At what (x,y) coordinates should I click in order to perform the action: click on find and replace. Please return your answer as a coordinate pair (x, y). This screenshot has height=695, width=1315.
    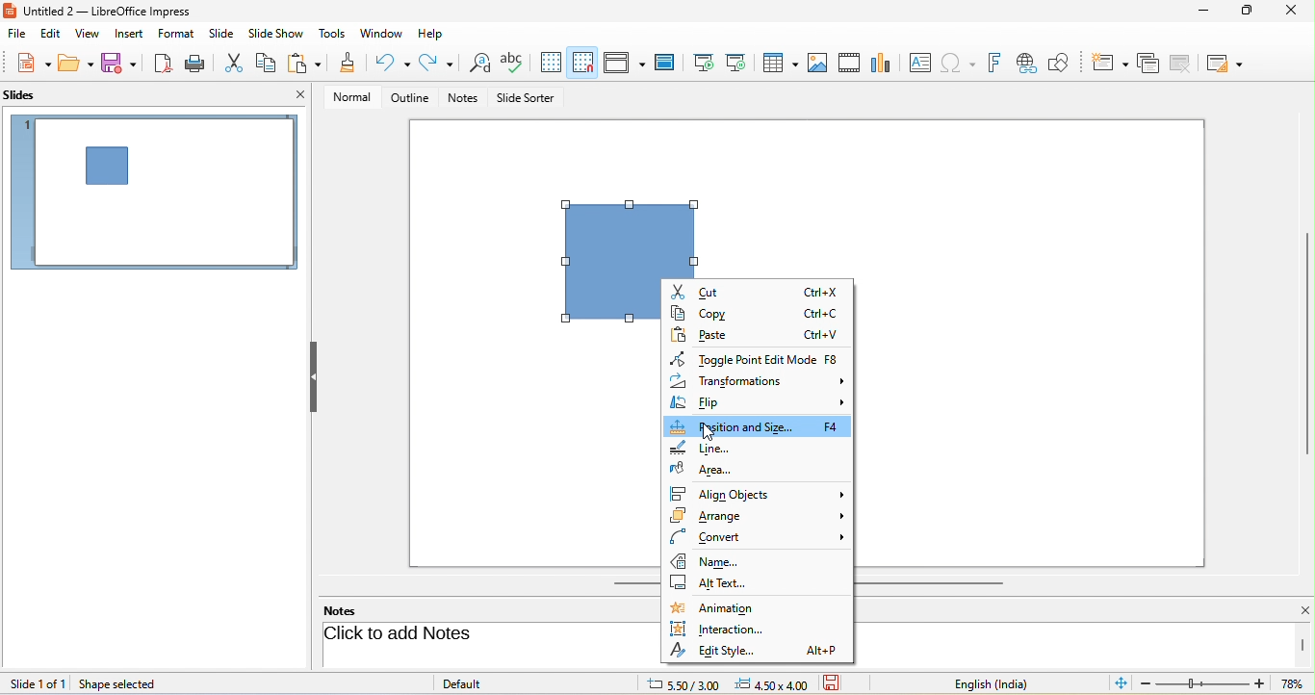
    Looking at the image, I should click on (477, 64).